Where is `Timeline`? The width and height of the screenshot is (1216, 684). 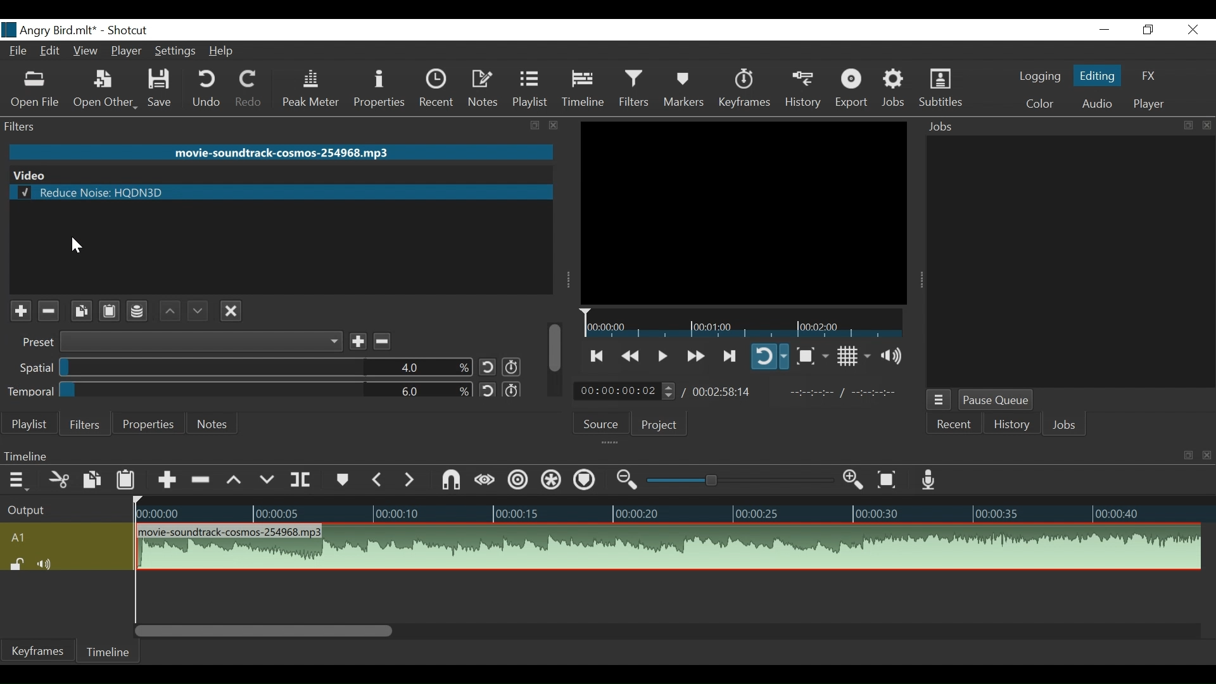 Timeline is located at coordinates (107, 652).